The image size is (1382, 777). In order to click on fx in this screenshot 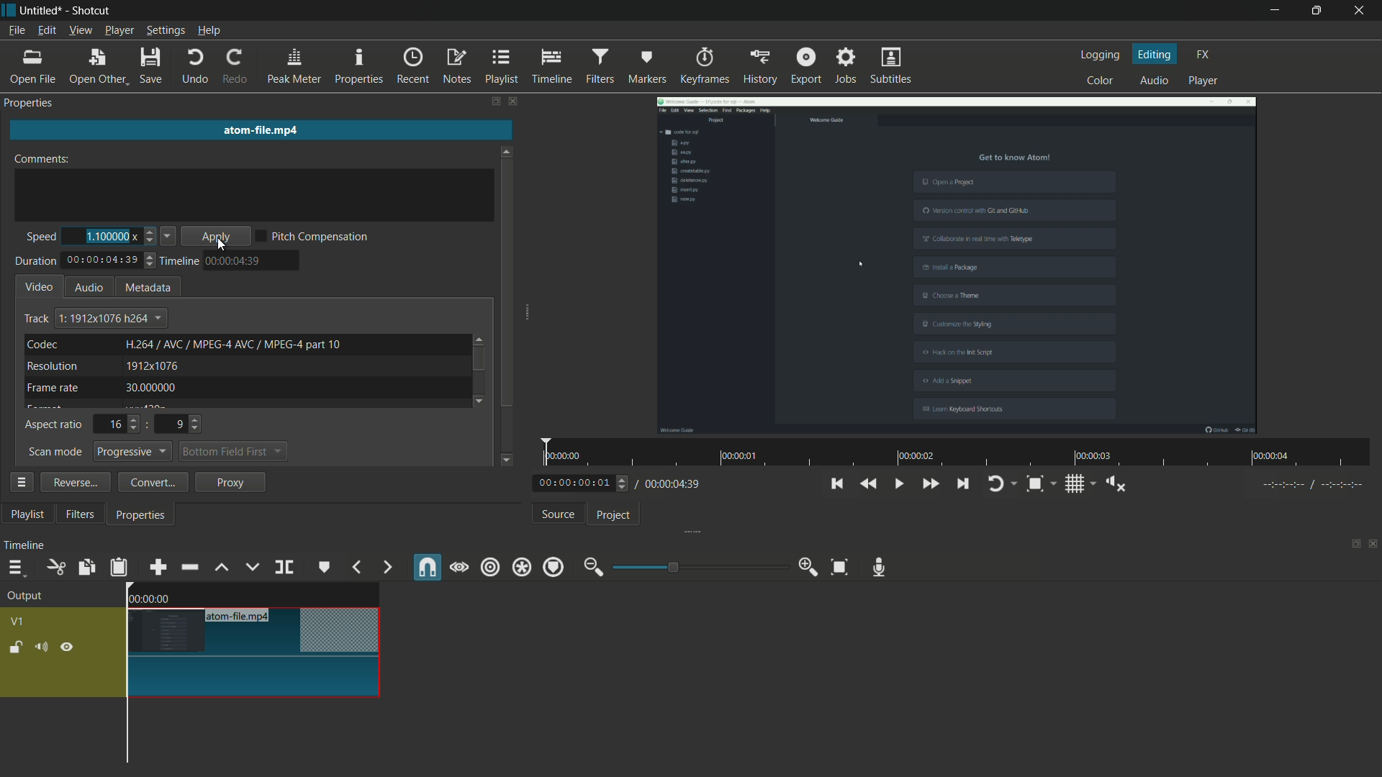, I will do `click(1203, 55)`.